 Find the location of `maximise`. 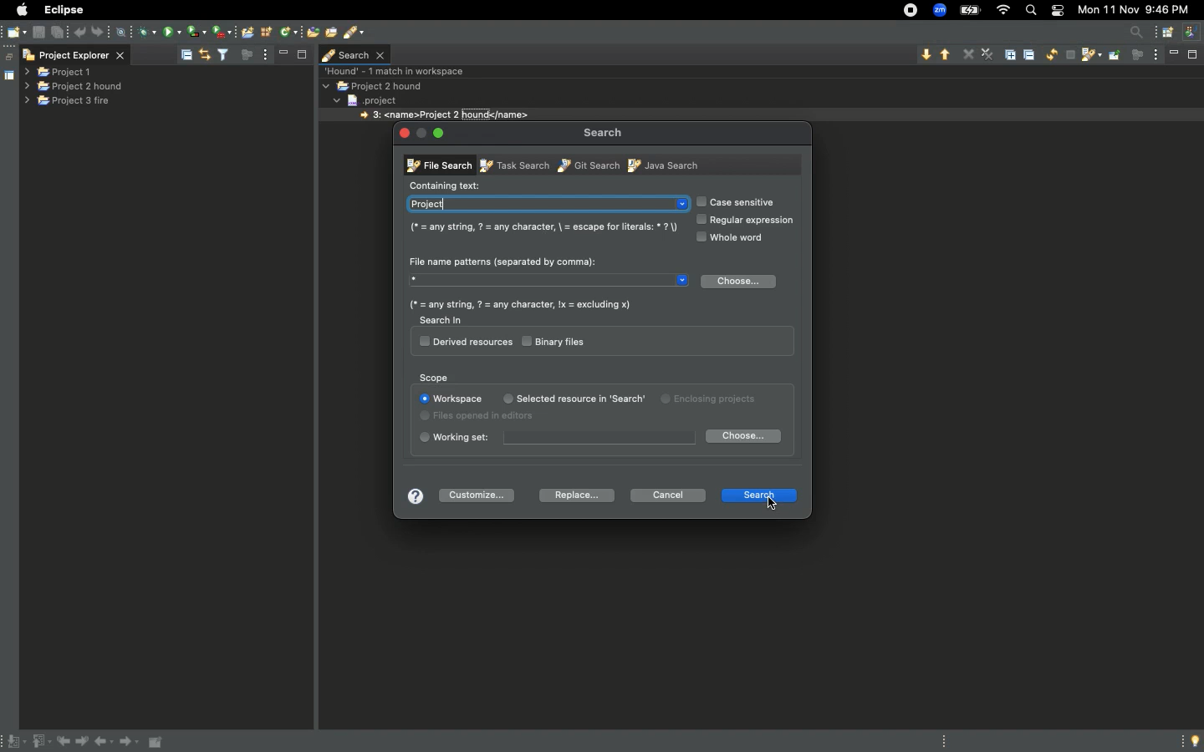

maximise is located at coordinates (301, 57).